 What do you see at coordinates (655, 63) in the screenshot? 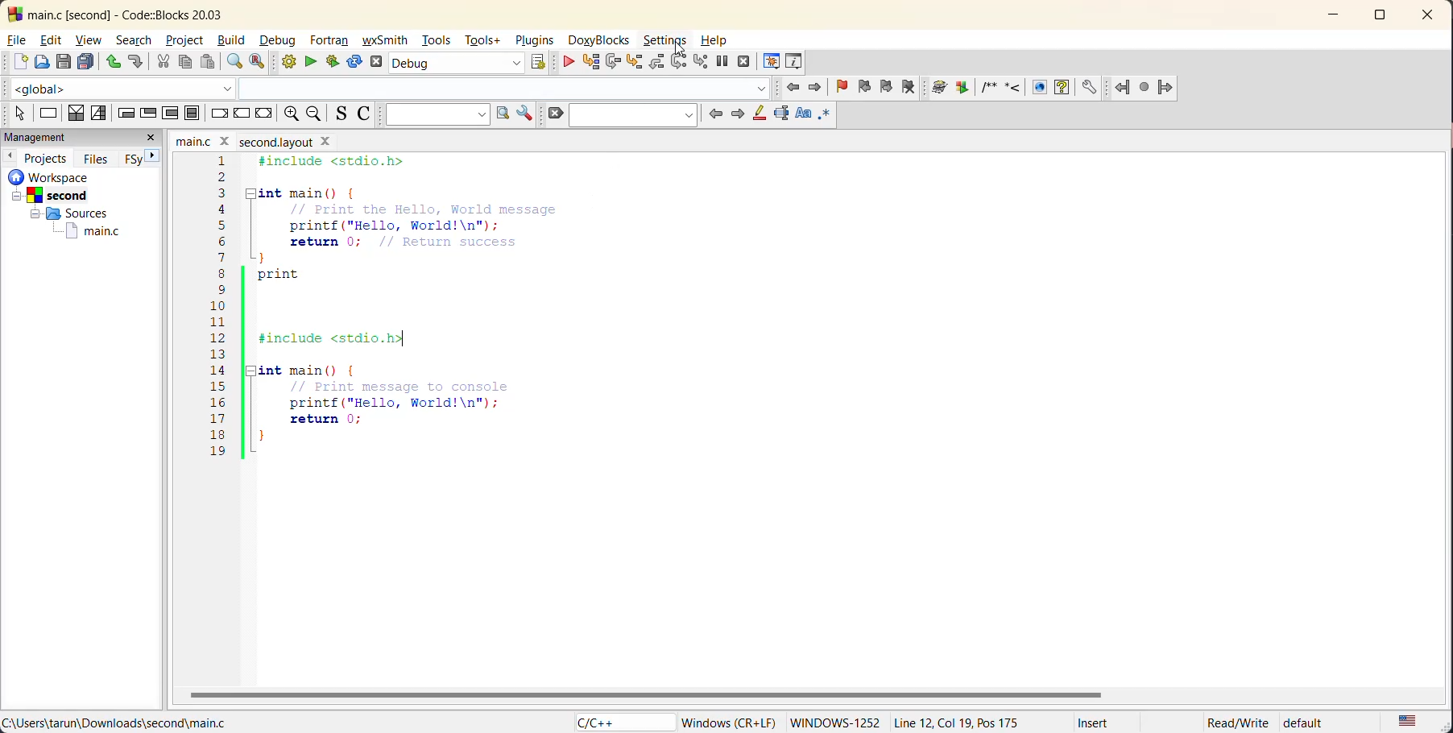
I see `step out` at bounding box center [655, 63].